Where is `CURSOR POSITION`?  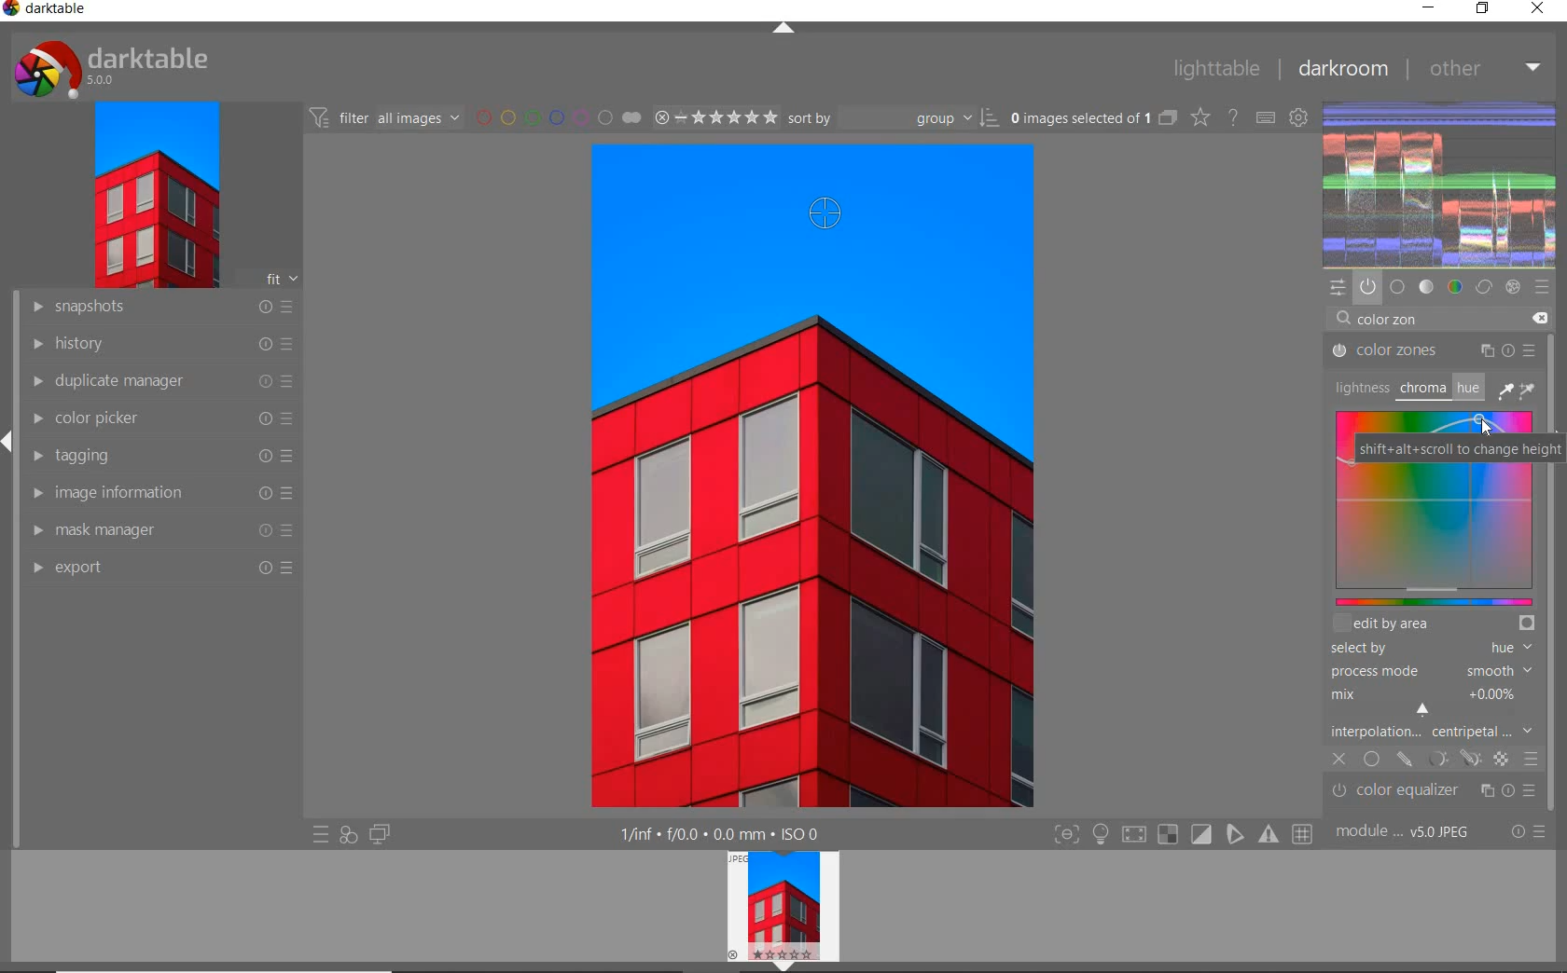 CURSOR POSITION is located at coordinates (1488, 422).